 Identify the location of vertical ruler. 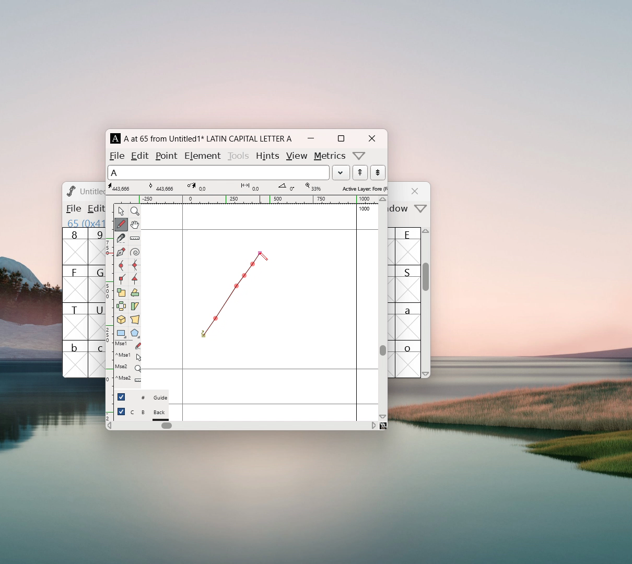
(109, 311).